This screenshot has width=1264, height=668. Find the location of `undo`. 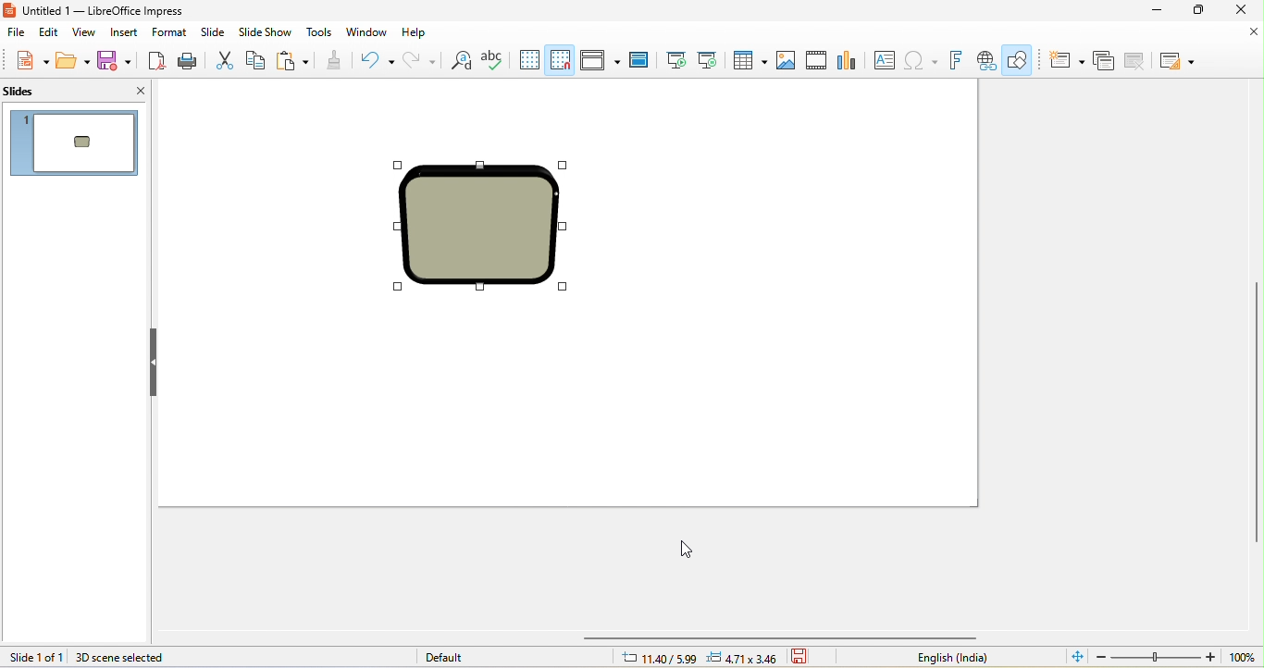

undo is located at coordinates (374, 59).